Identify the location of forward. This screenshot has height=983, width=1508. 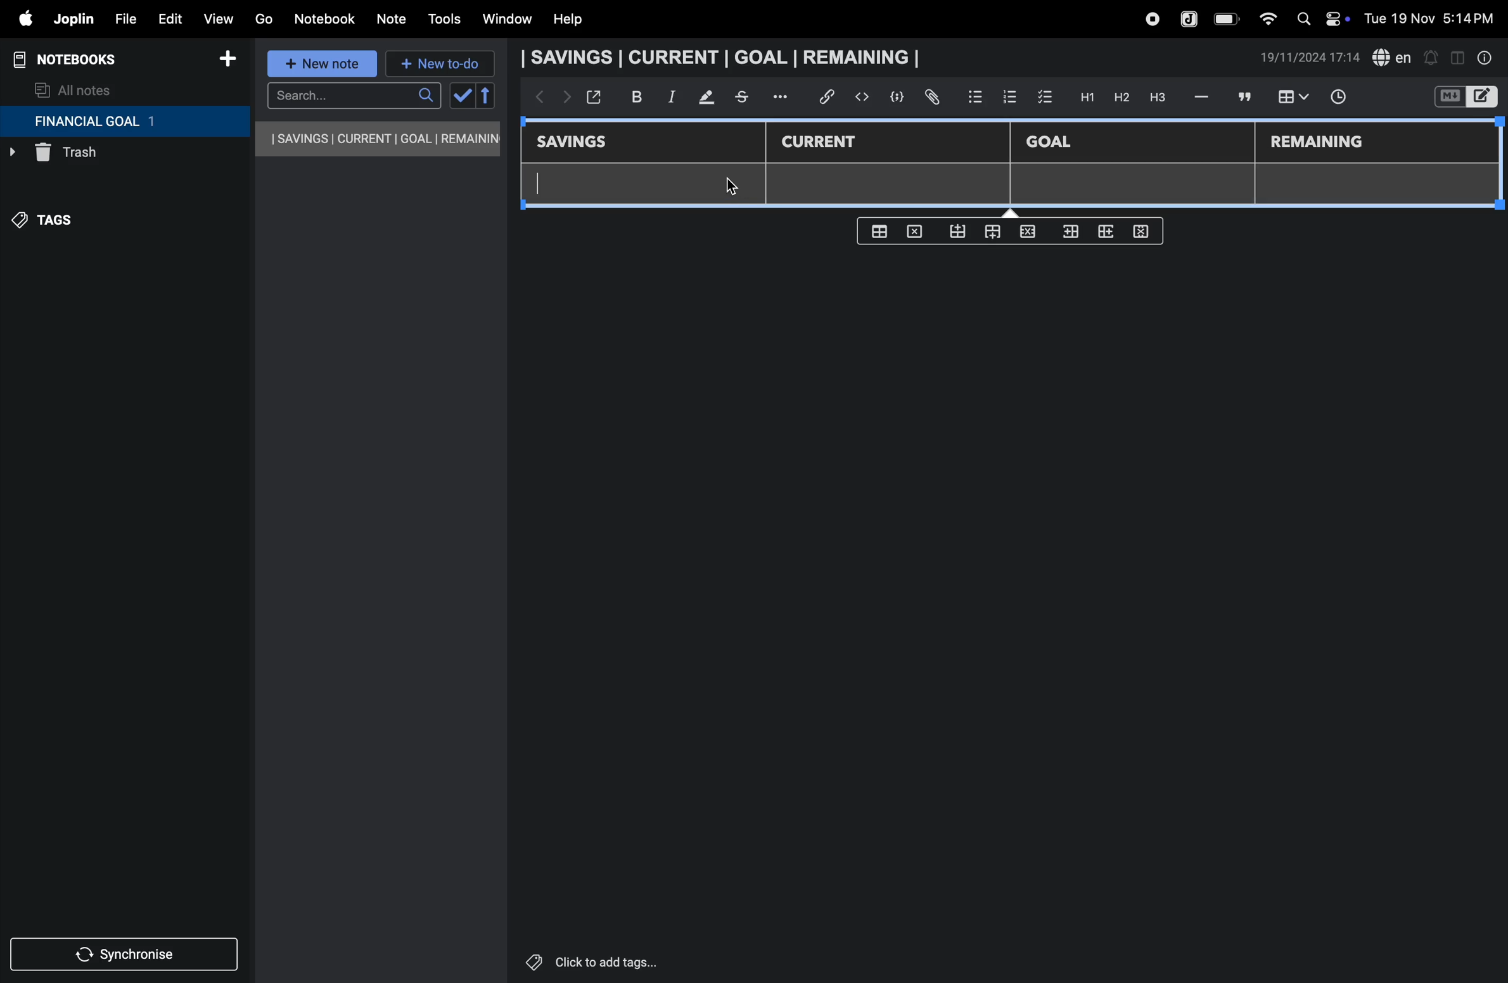
(563, 99).